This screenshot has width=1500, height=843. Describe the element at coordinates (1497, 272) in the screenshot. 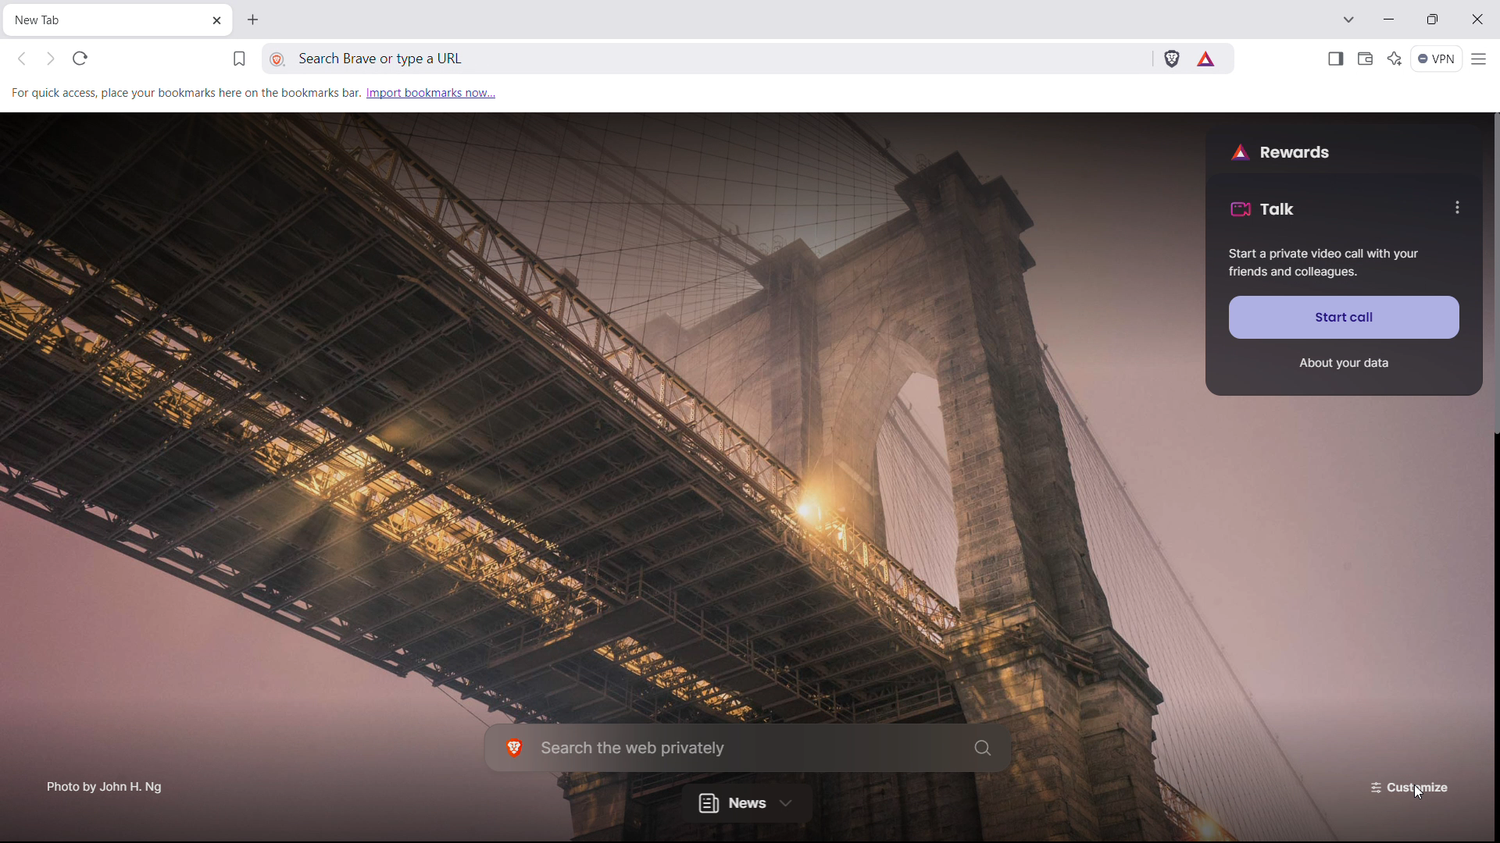

I see `scrollbar` at that location.